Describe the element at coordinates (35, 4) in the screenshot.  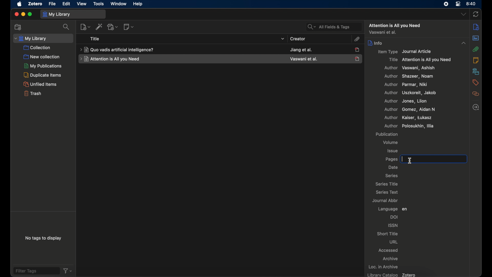
I see `zotero` at that location.